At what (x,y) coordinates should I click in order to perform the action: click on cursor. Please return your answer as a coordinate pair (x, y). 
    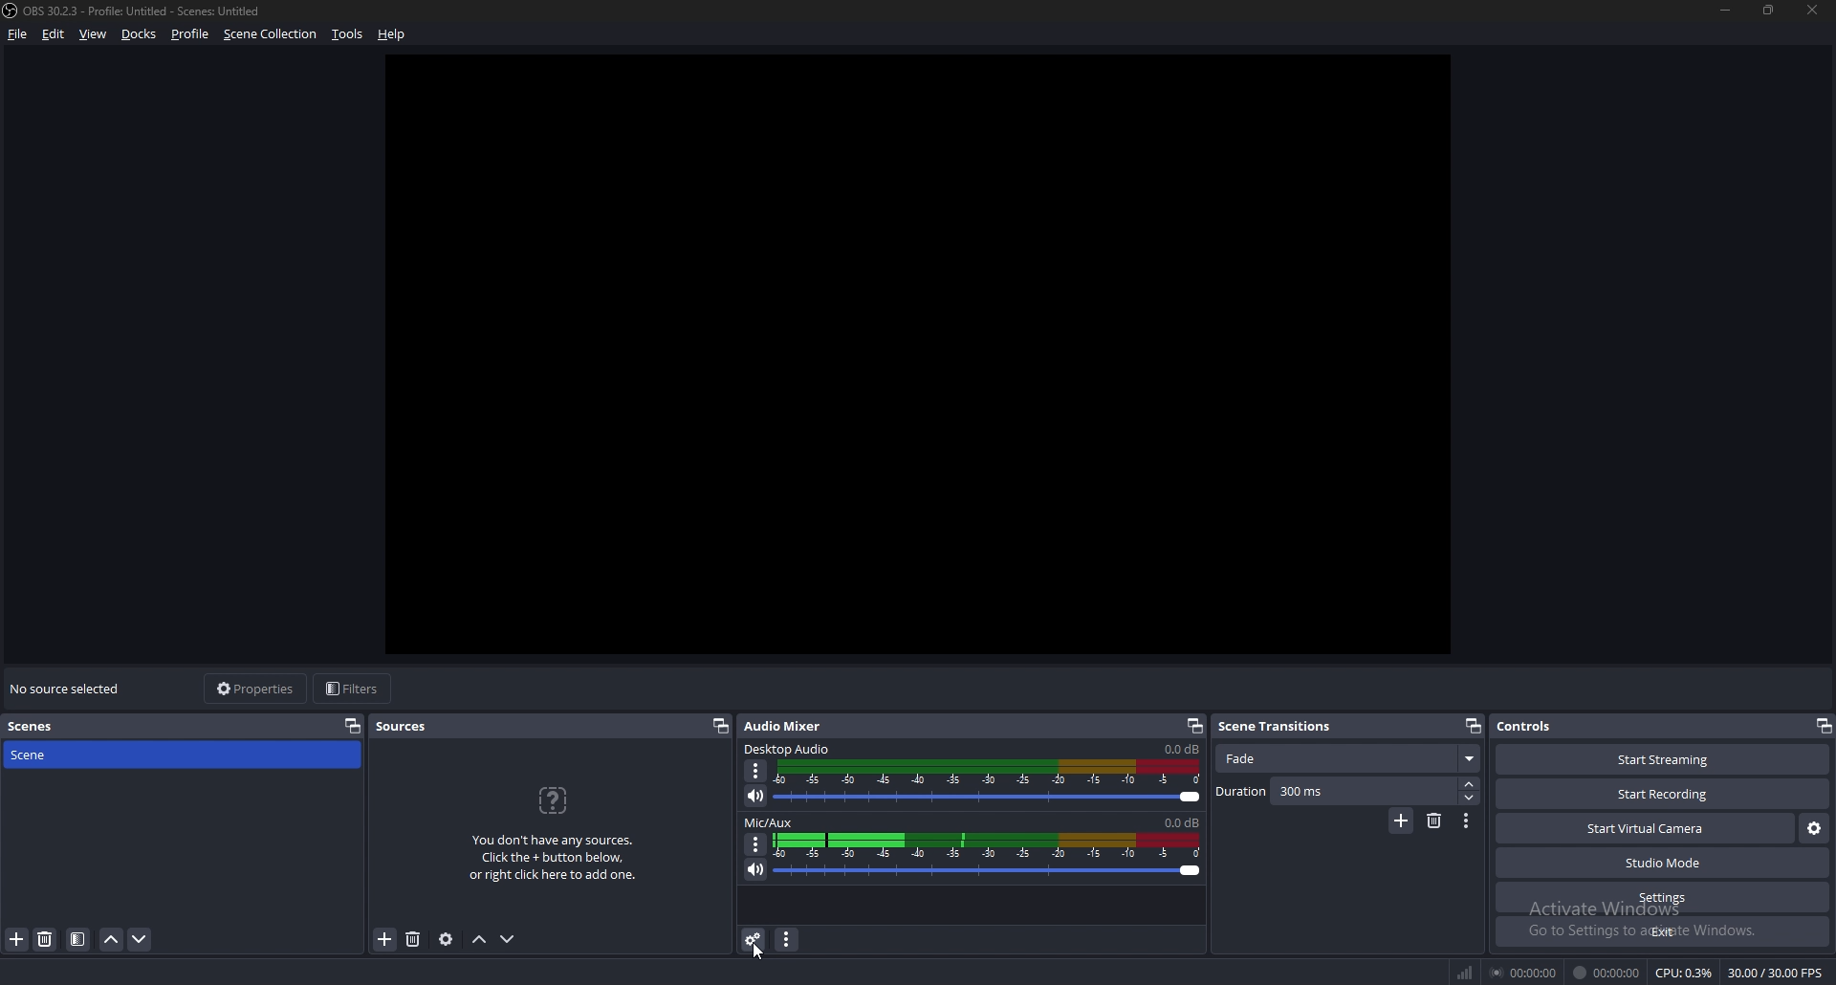
    Looking at the image, I should click on (759, 950).